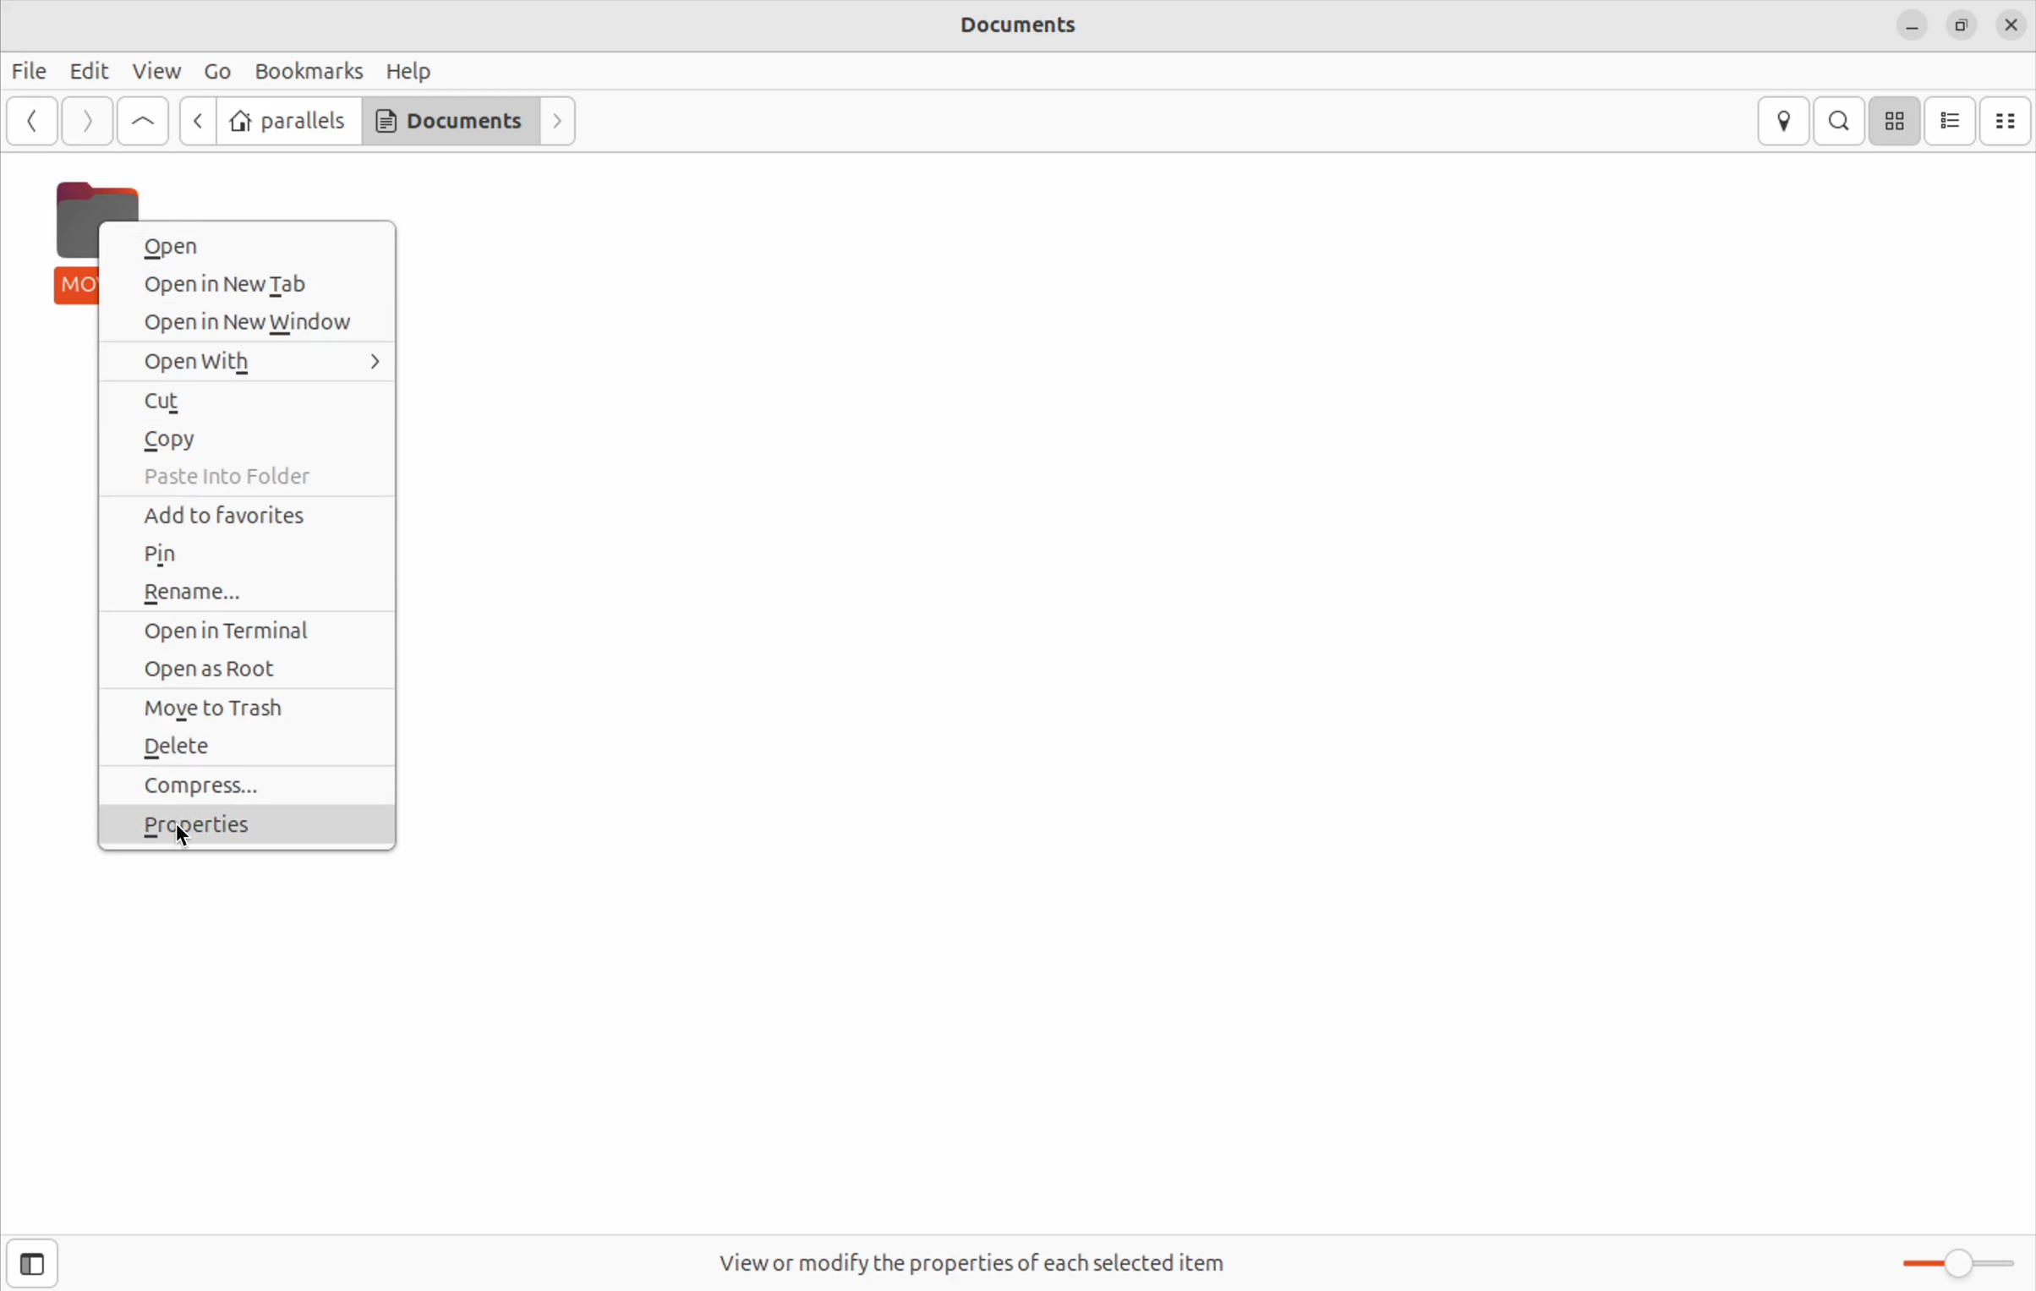 The width and height of the screenshot is (2036, 1291). I want to click on List view, so click(1954, 120).